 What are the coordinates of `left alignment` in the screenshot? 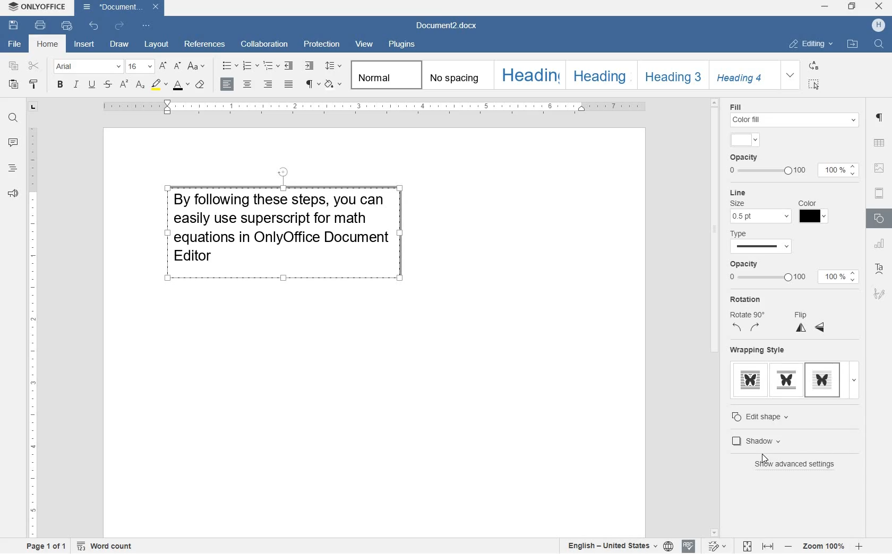 It's located at (226, 85).